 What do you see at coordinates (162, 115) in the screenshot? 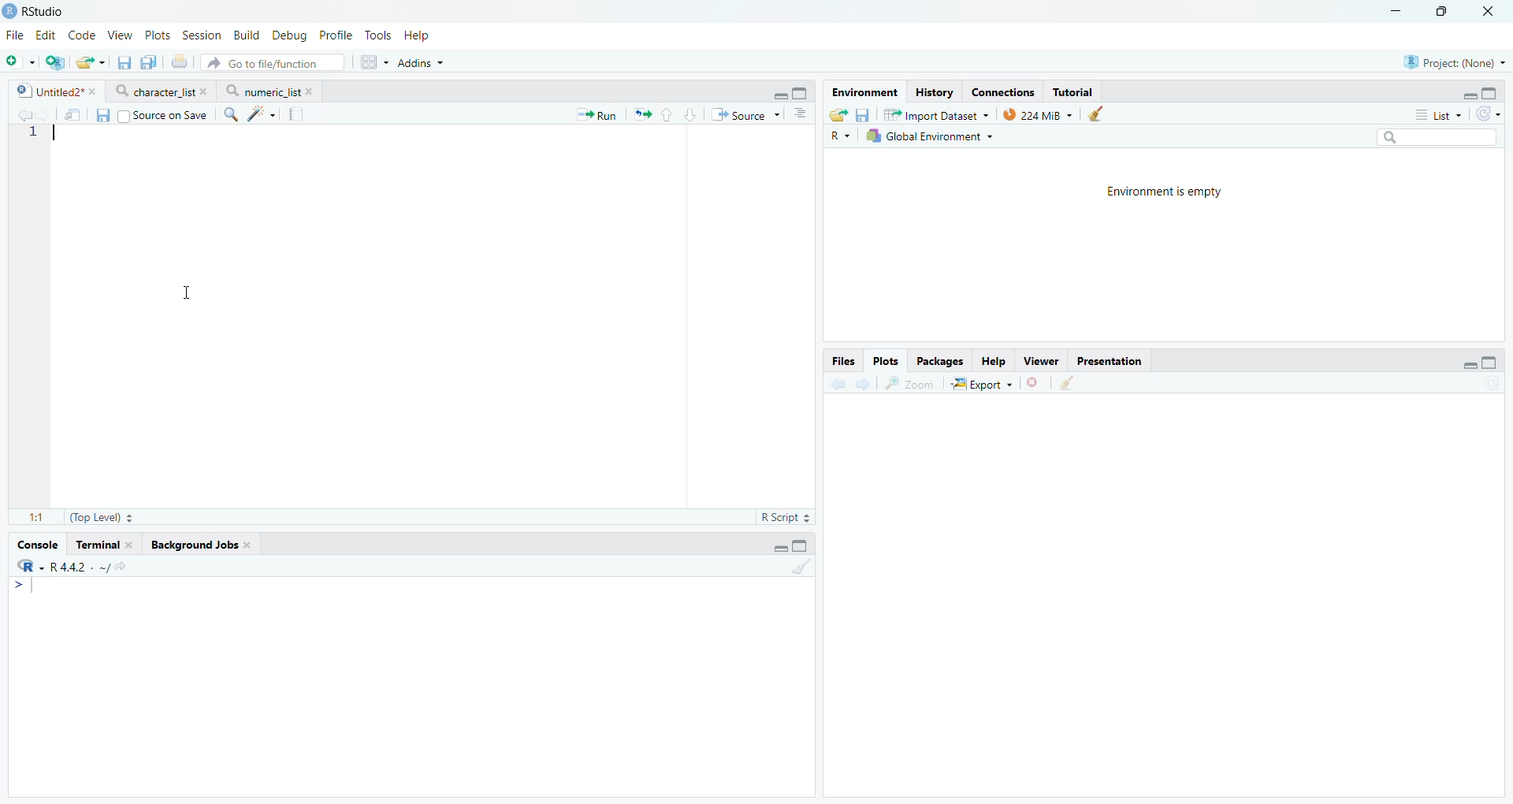
I see `Source on Save` at bounding box center [162, 115].